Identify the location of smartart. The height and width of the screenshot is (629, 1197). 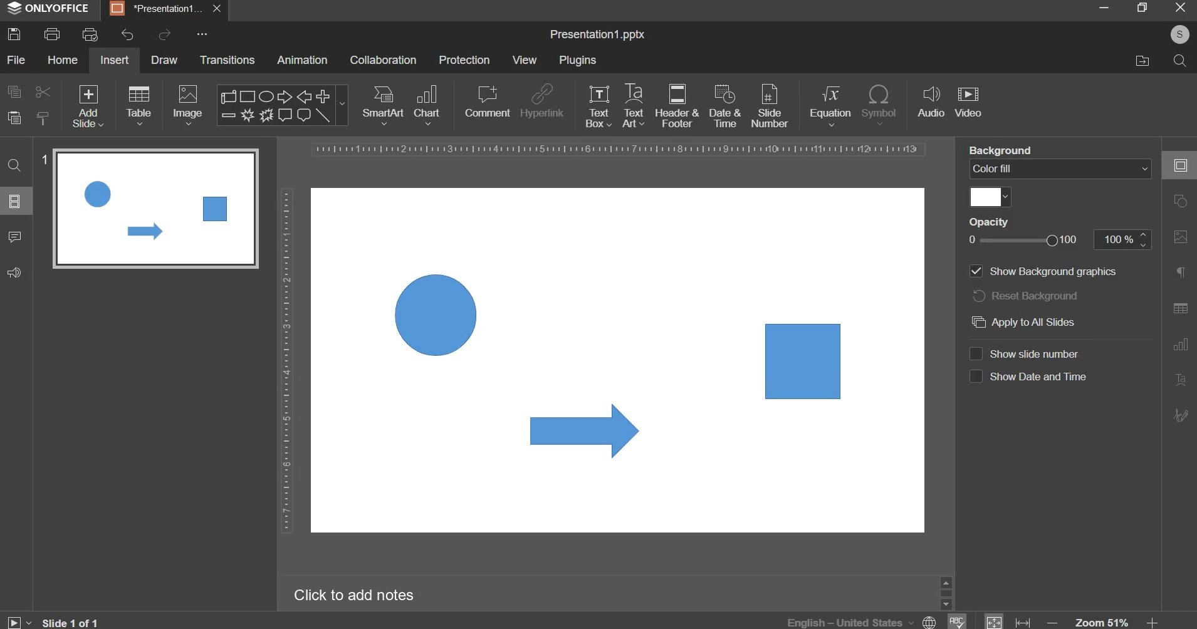
(383, 103).